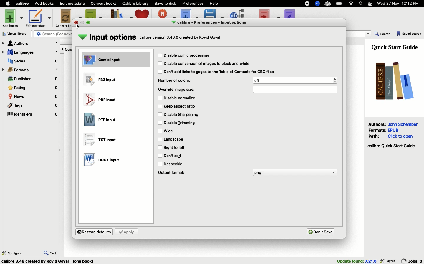 This screenshot has height=264, width=424. What do you see at coordinates (180, 122) in the screenshot?
I see `Disable` at bounding box center [180, 122].